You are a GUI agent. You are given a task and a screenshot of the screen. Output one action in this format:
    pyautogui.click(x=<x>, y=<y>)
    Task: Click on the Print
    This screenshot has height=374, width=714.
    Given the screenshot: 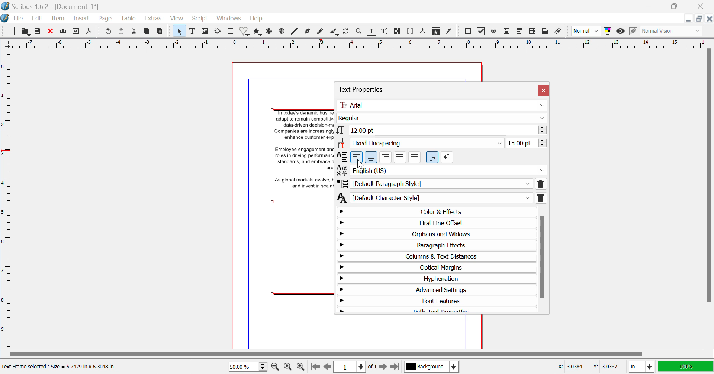 What is the action you would take?
    pyautogui.click(x=64, y=32)
    